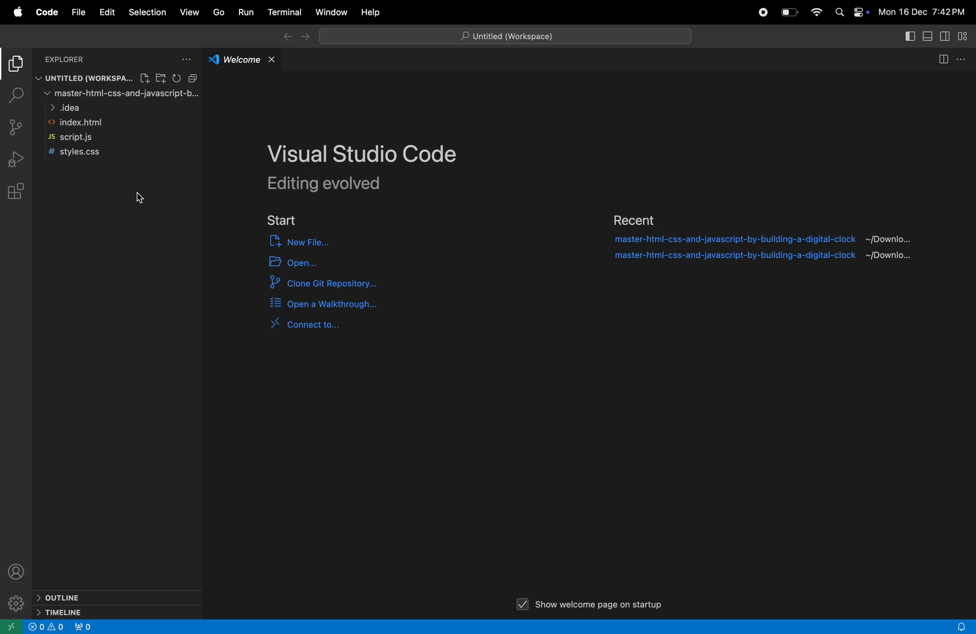  I want to click on notification, so click(963, 626).